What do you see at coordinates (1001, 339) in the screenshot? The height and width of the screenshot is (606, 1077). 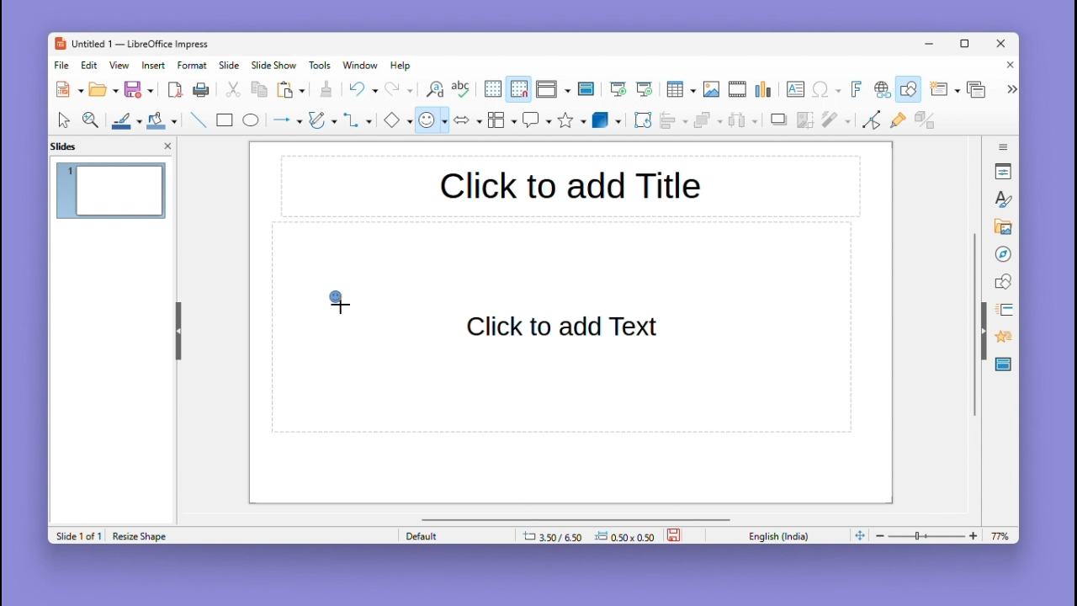 I see `Effects` at bounding box center [1001, 339].